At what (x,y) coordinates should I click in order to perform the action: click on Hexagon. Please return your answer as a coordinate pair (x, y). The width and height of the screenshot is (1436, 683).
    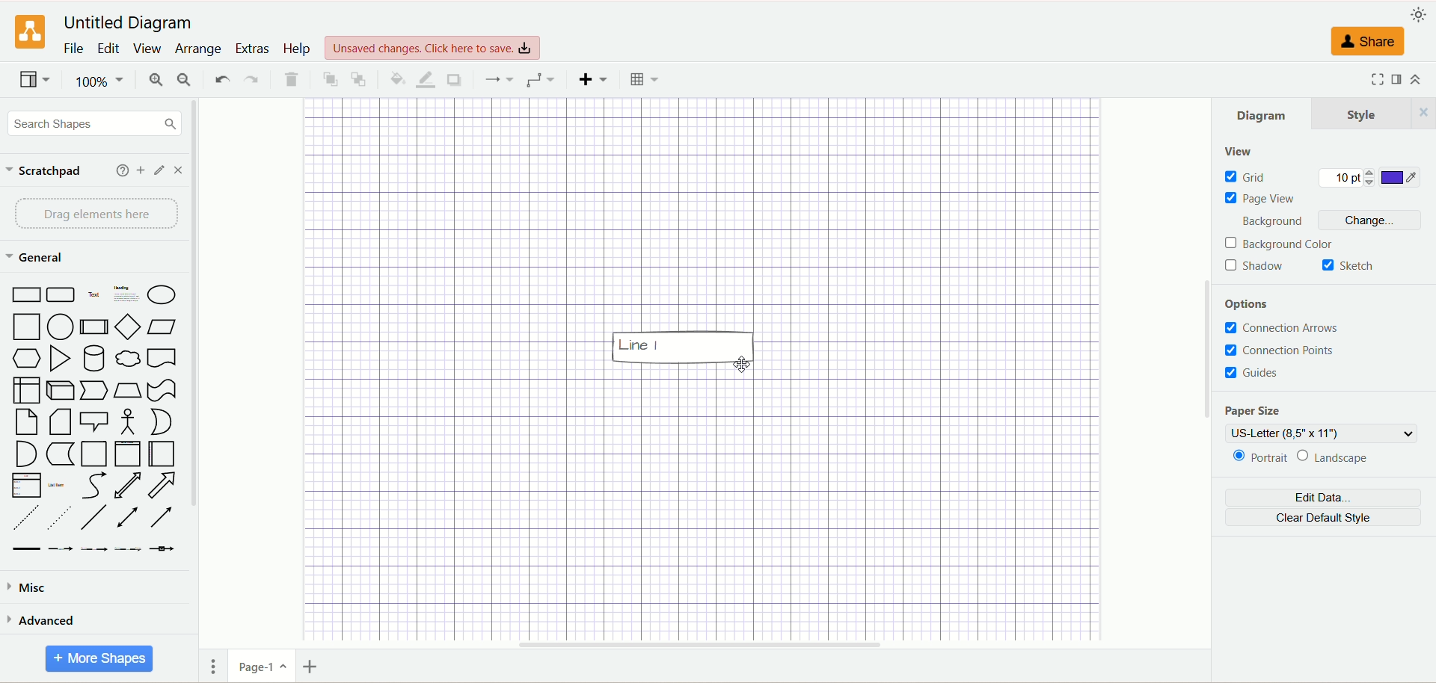
    Looking at the image, I should click on (27, 359).